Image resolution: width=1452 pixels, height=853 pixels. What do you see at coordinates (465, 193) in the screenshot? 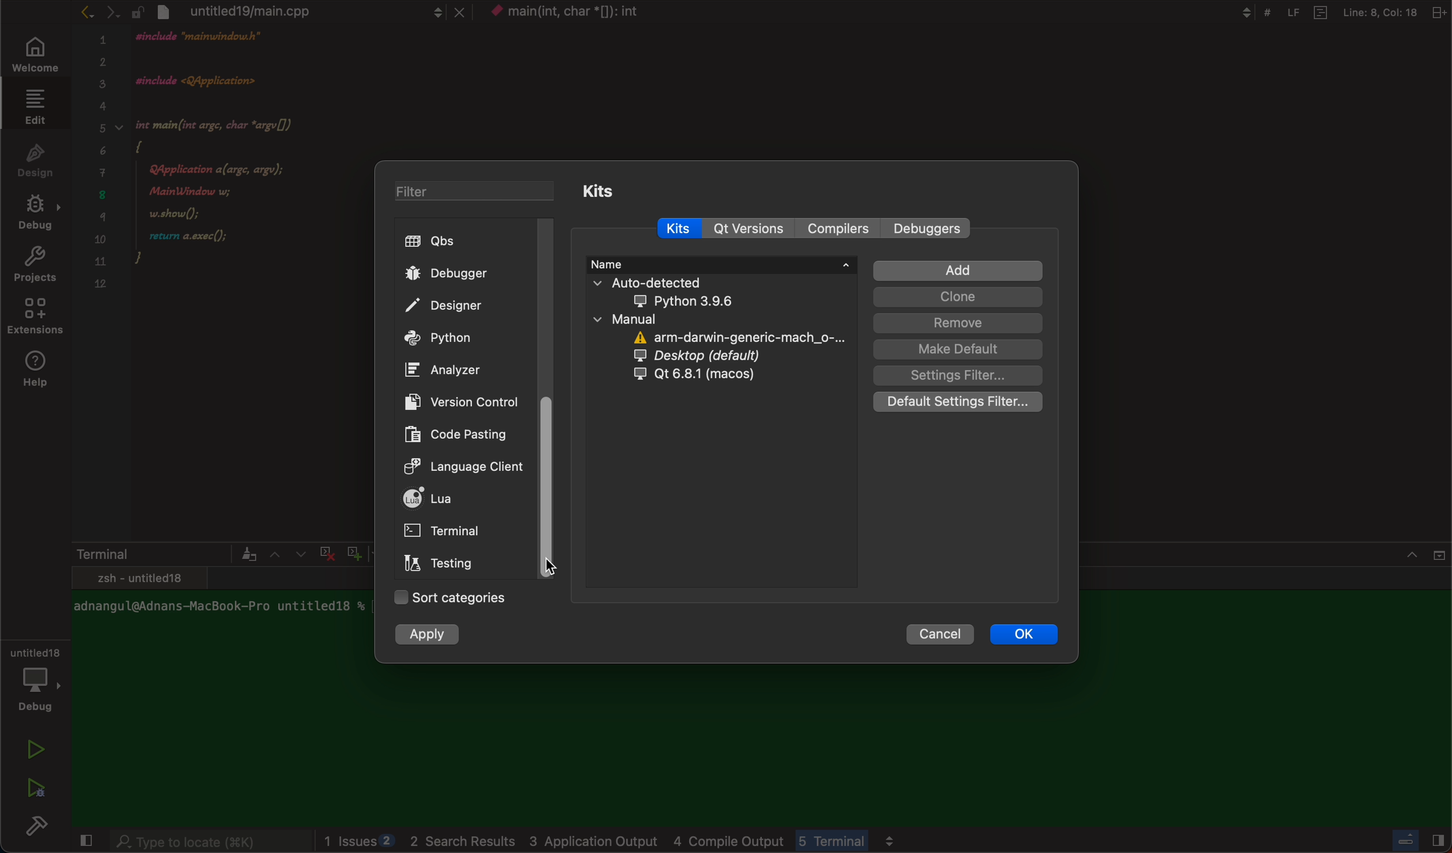
I see `filter` at bounding box center [465, 193].